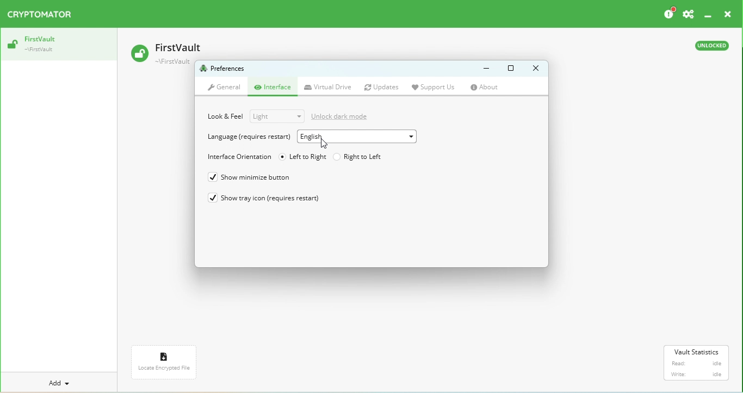 The height and width of the screenshot is (393, 743). Describe the element at coordinates (303, 156) in the screenshot. I see `Left to right` at that location.